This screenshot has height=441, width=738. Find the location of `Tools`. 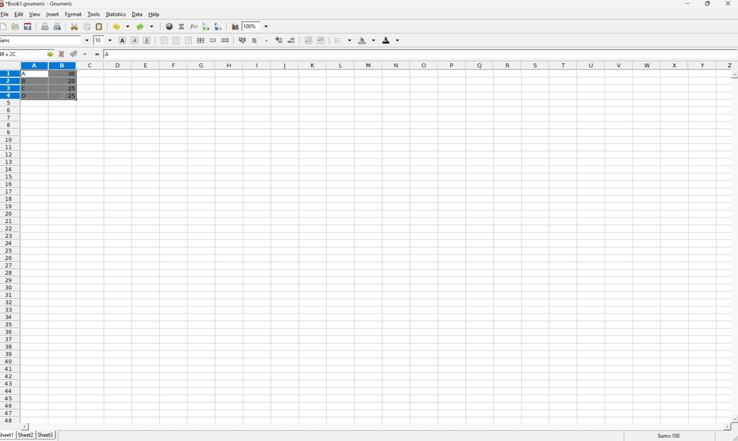

Tools is located at coordinates (94, 14).